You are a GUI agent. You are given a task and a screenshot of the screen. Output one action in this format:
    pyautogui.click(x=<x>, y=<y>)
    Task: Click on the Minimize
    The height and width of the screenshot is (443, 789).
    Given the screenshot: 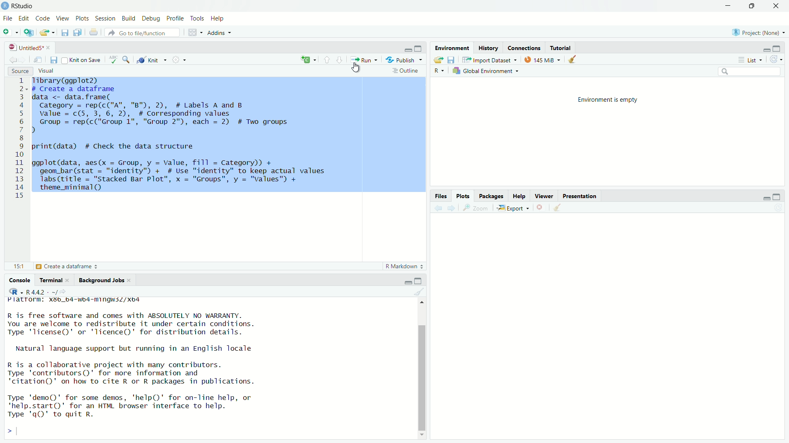 What is the action you would take?
    pyautogui.click(x=406, y=283)
    